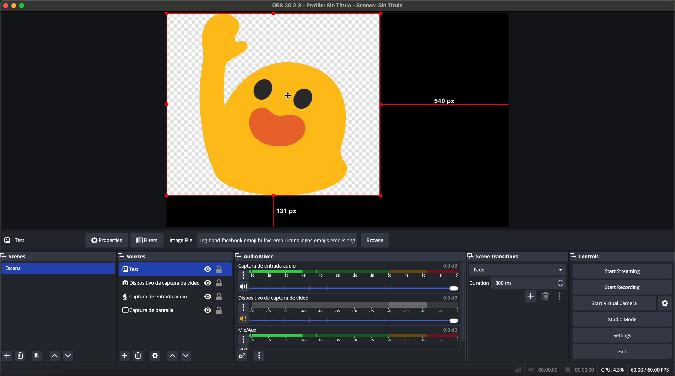 This screenshot has height=376, width=675. What do you see at coordinates (182, 240) in the screenshot?
I see `image file` at bounding box center [182, 240].